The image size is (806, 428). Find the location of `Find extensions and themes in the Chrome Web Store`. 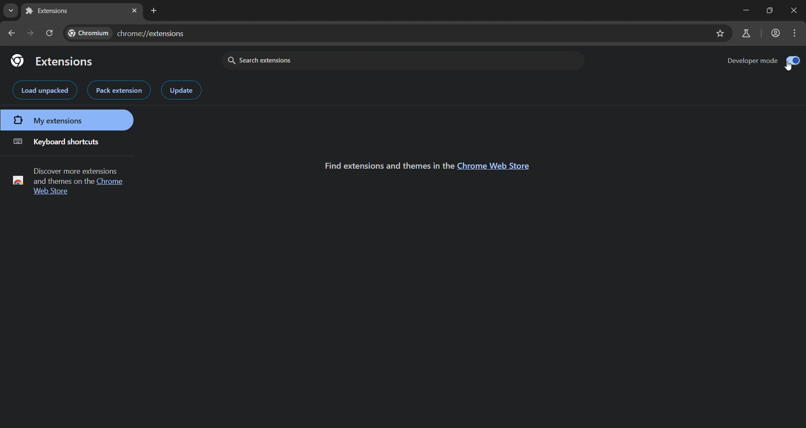

Find extensions and themes in the Chrome Web Store is located at coordinates (386, 165).